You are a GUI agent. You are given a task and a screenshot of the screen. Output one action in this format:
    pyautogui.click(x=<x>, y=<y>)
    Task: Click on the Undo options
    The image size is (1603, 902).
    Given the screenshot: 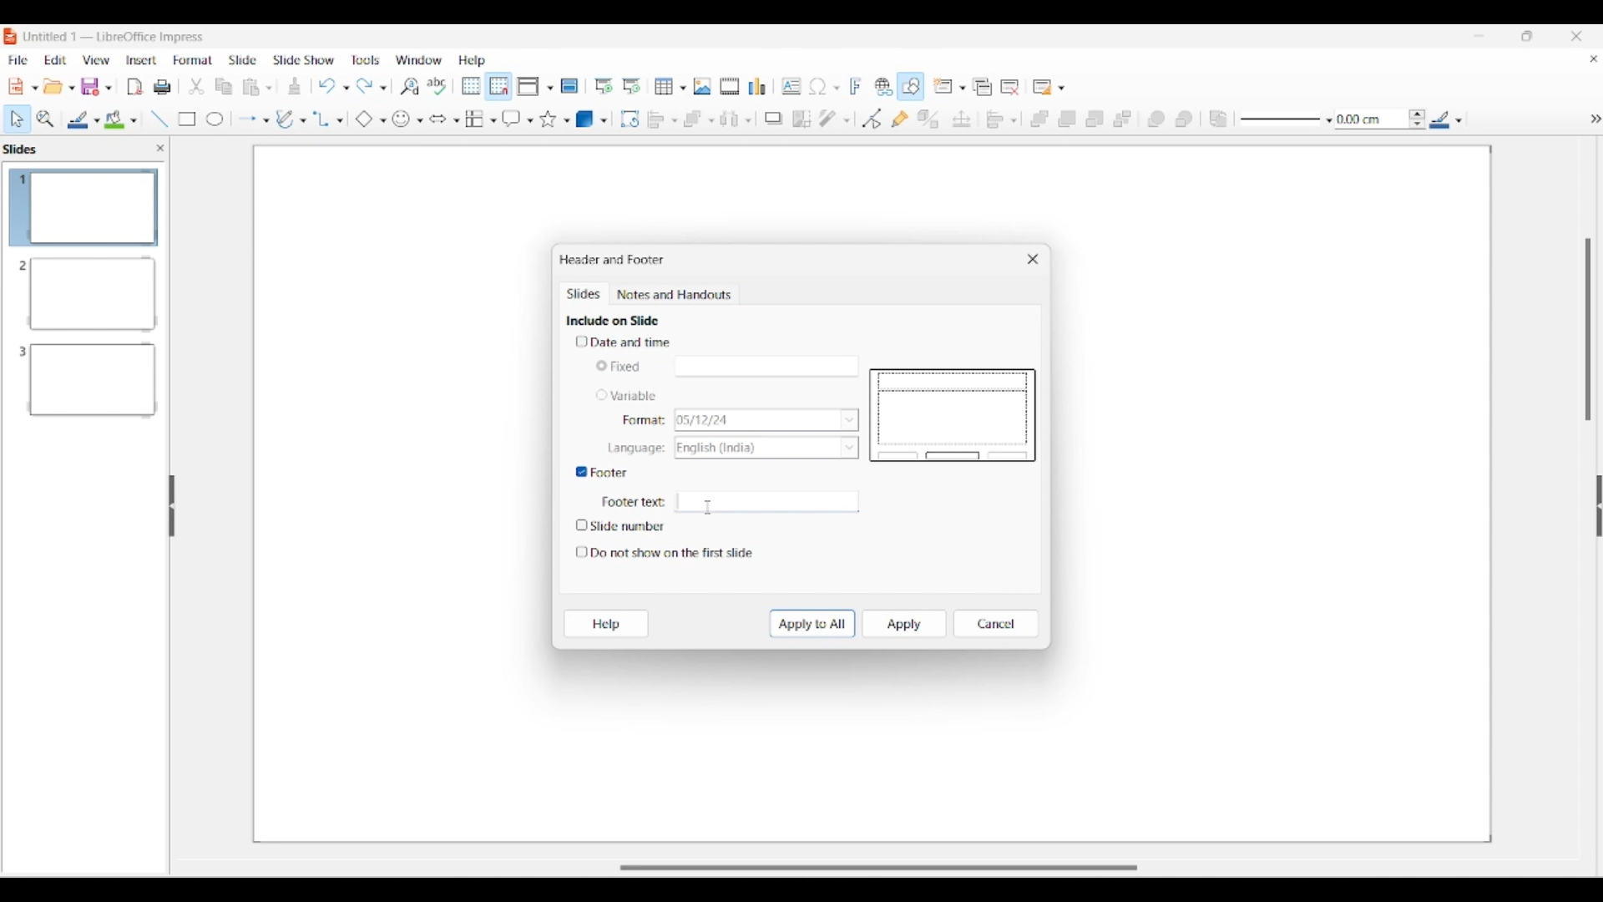 What is the action you would take?
    pyautogui.click(x=333, y=86)
    